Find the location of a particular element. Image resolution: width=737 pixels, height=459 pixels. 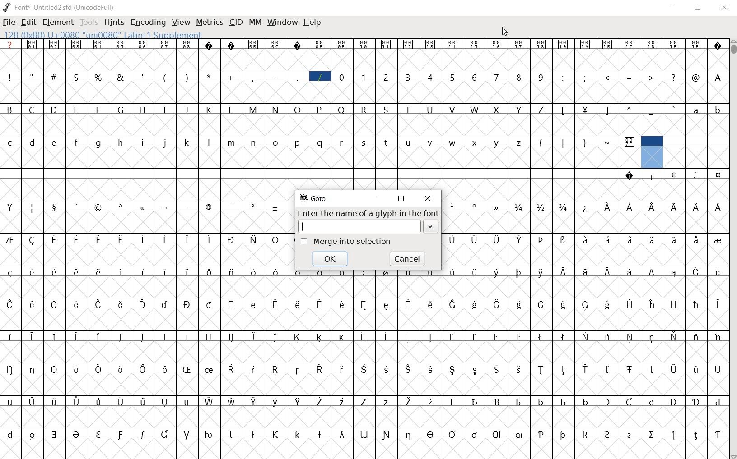

Symbol is located at coordinates (541, 44).